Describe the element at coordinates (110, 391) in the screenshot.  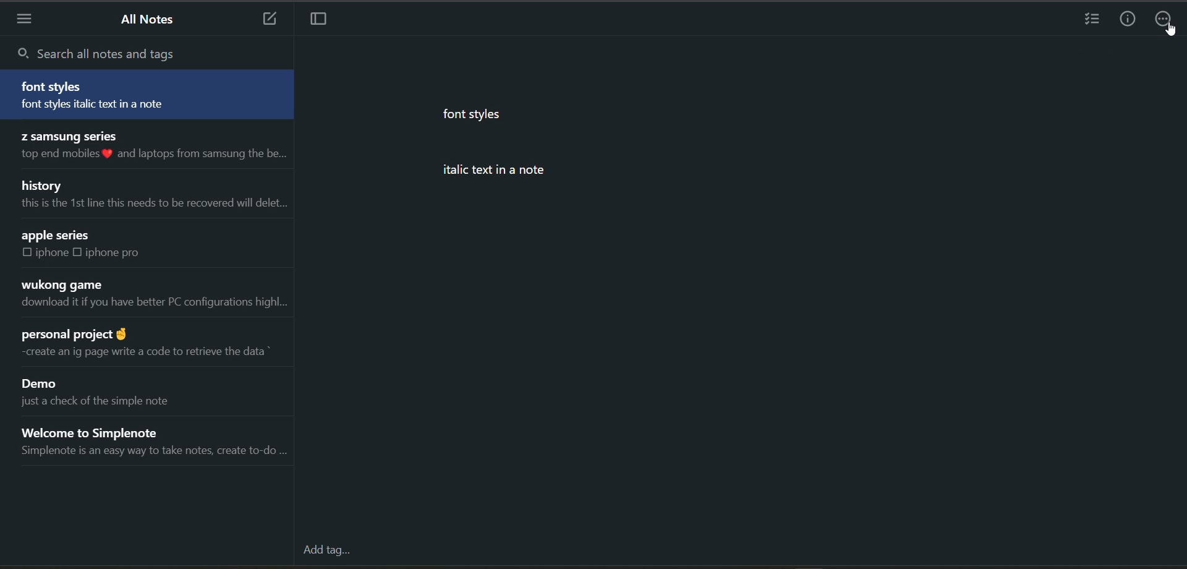
I see `note title and preview` at that location.